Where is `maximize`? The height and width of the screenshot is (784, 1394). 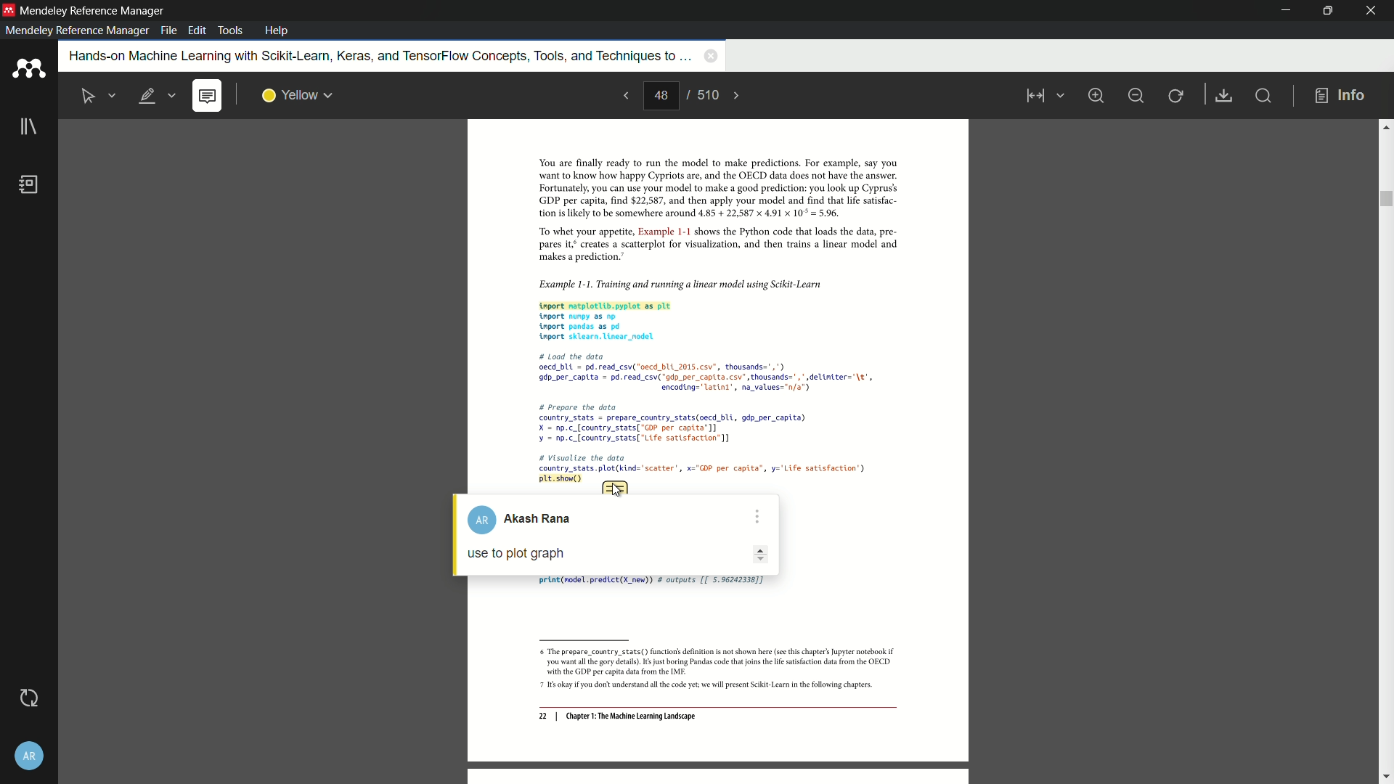 maximize is located at coordinates (1325, 10).